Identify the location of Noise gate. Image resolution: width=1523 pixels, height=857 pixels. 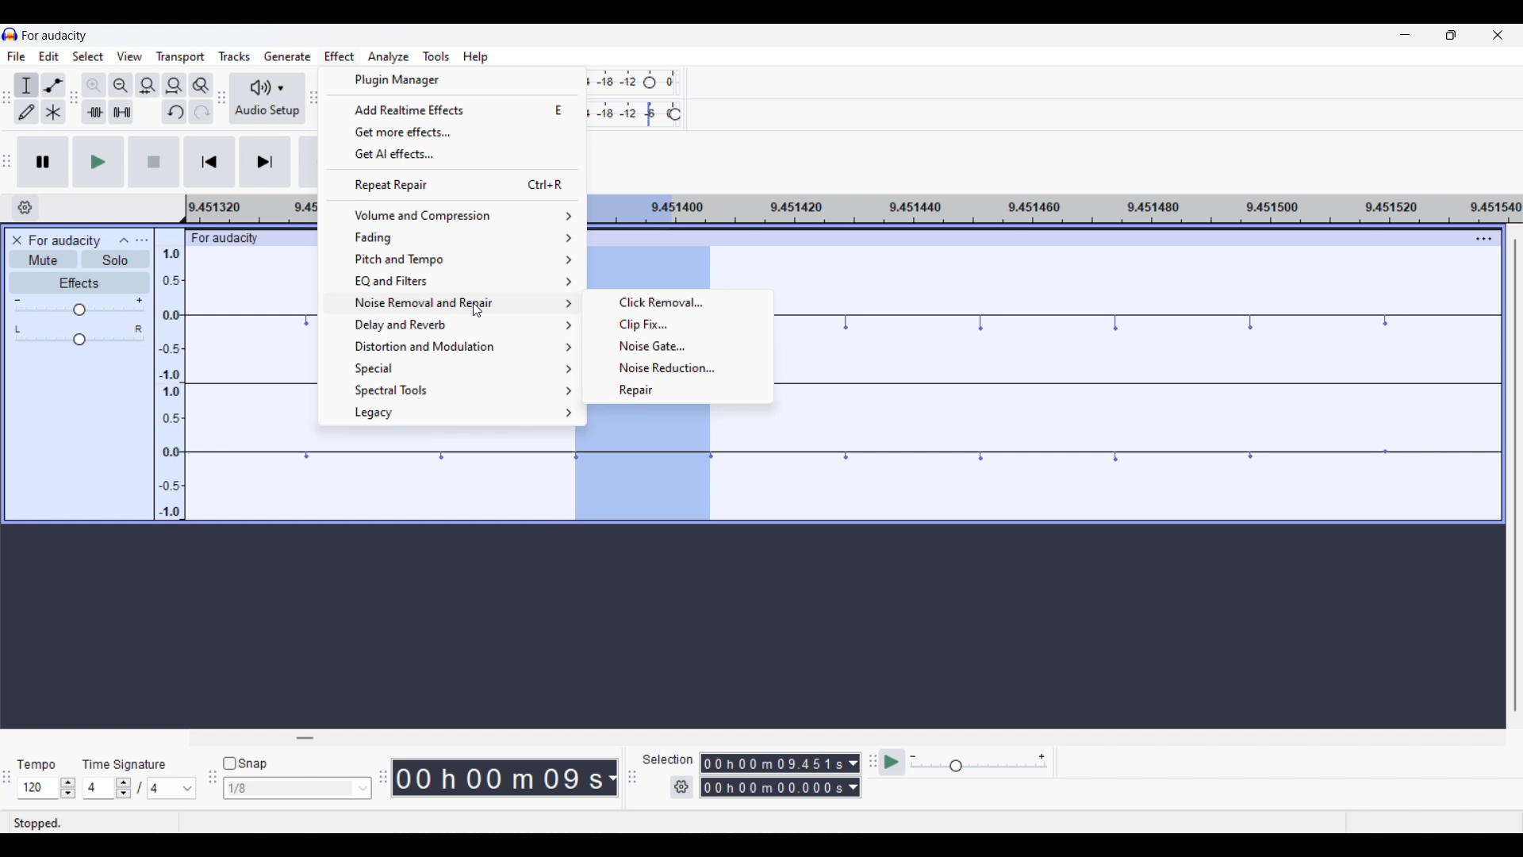
(676, 347).